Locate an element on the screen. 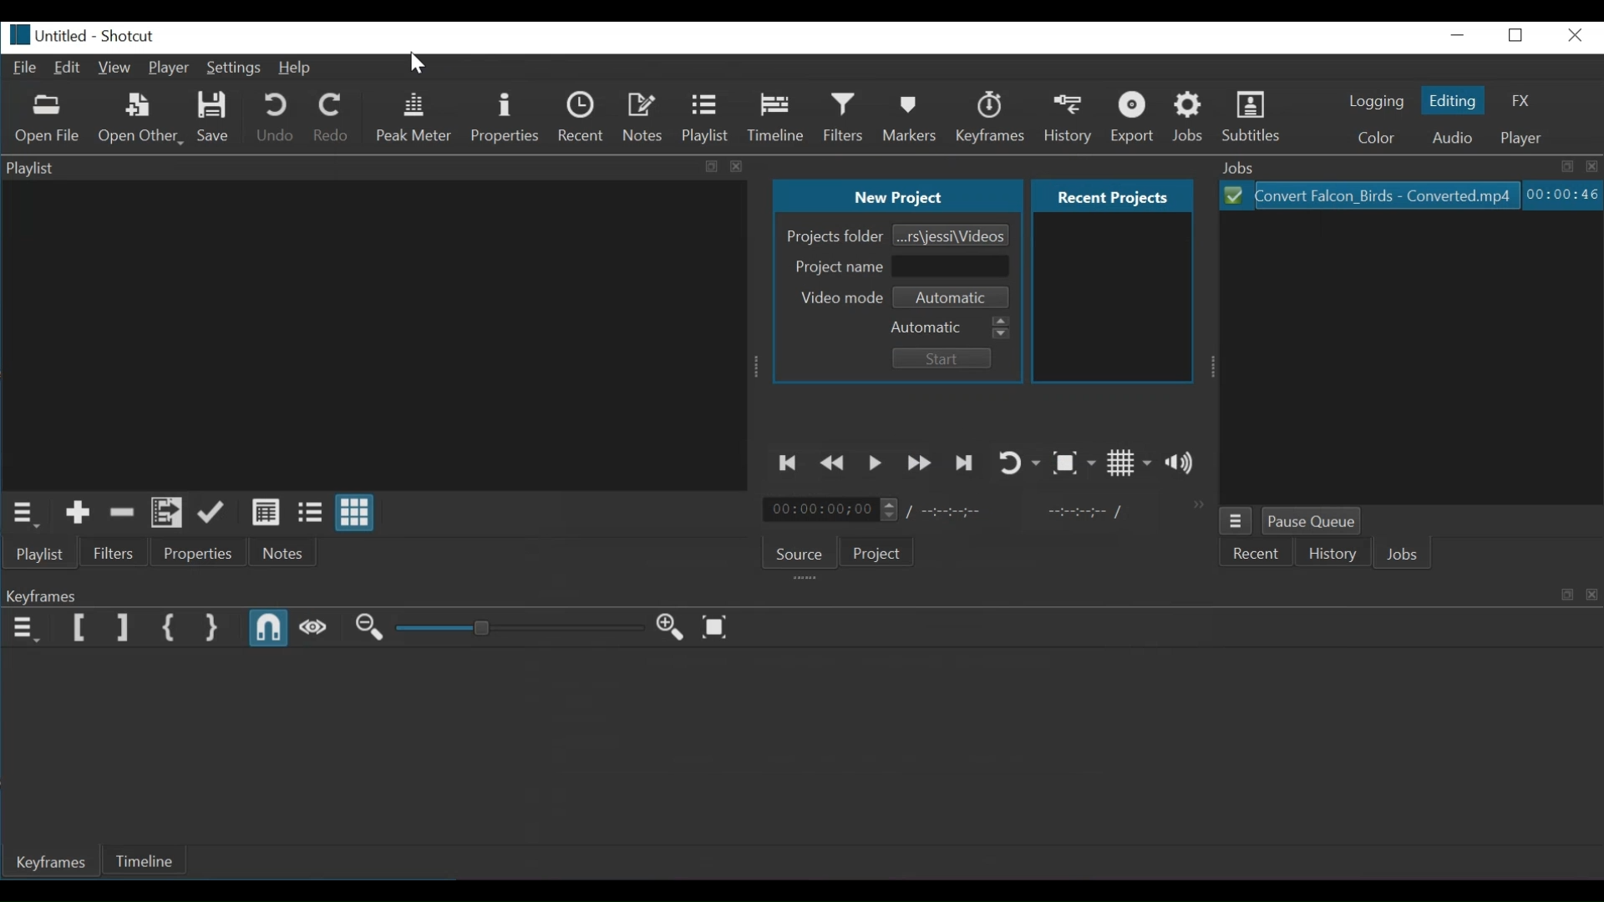 The image size is (1604, 902). View is located at coordinates (117, 68).